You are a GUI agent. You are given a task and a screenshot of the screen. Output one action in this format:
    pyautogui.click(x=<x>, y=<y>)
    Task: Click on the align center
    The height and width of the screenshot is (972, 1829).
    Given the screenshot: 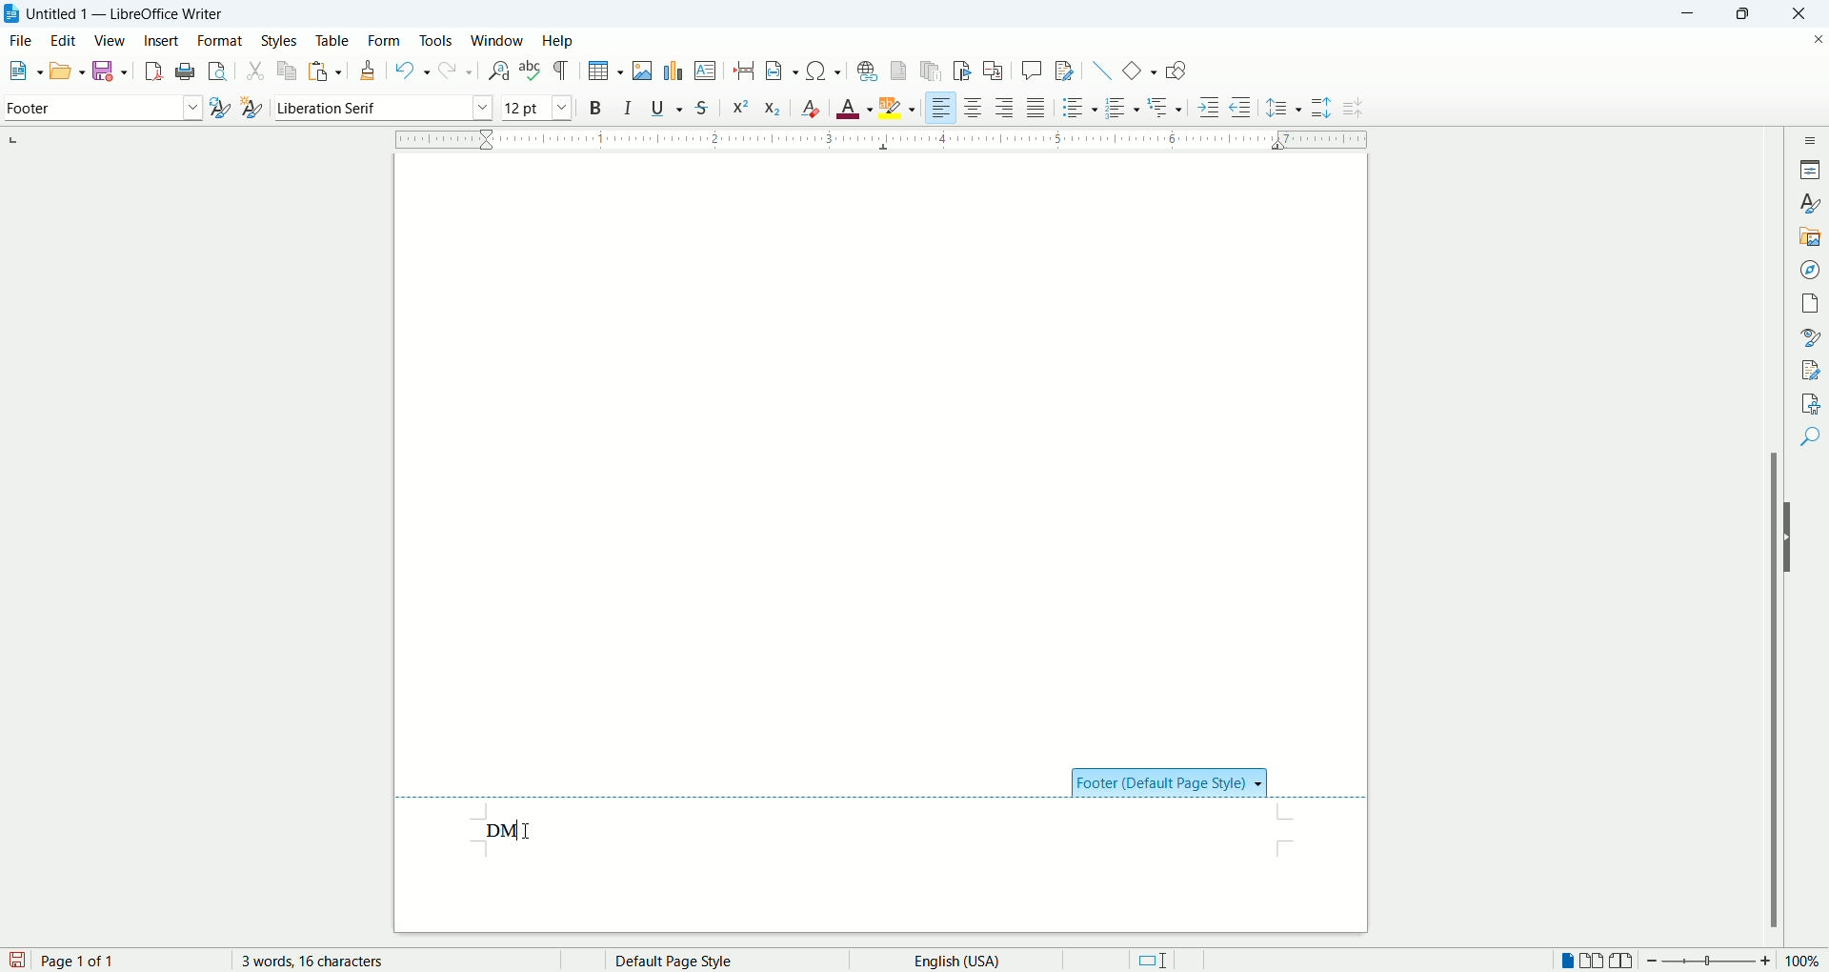 What is the action you would take?
    pyautogui.click(x=978, y=109)
    